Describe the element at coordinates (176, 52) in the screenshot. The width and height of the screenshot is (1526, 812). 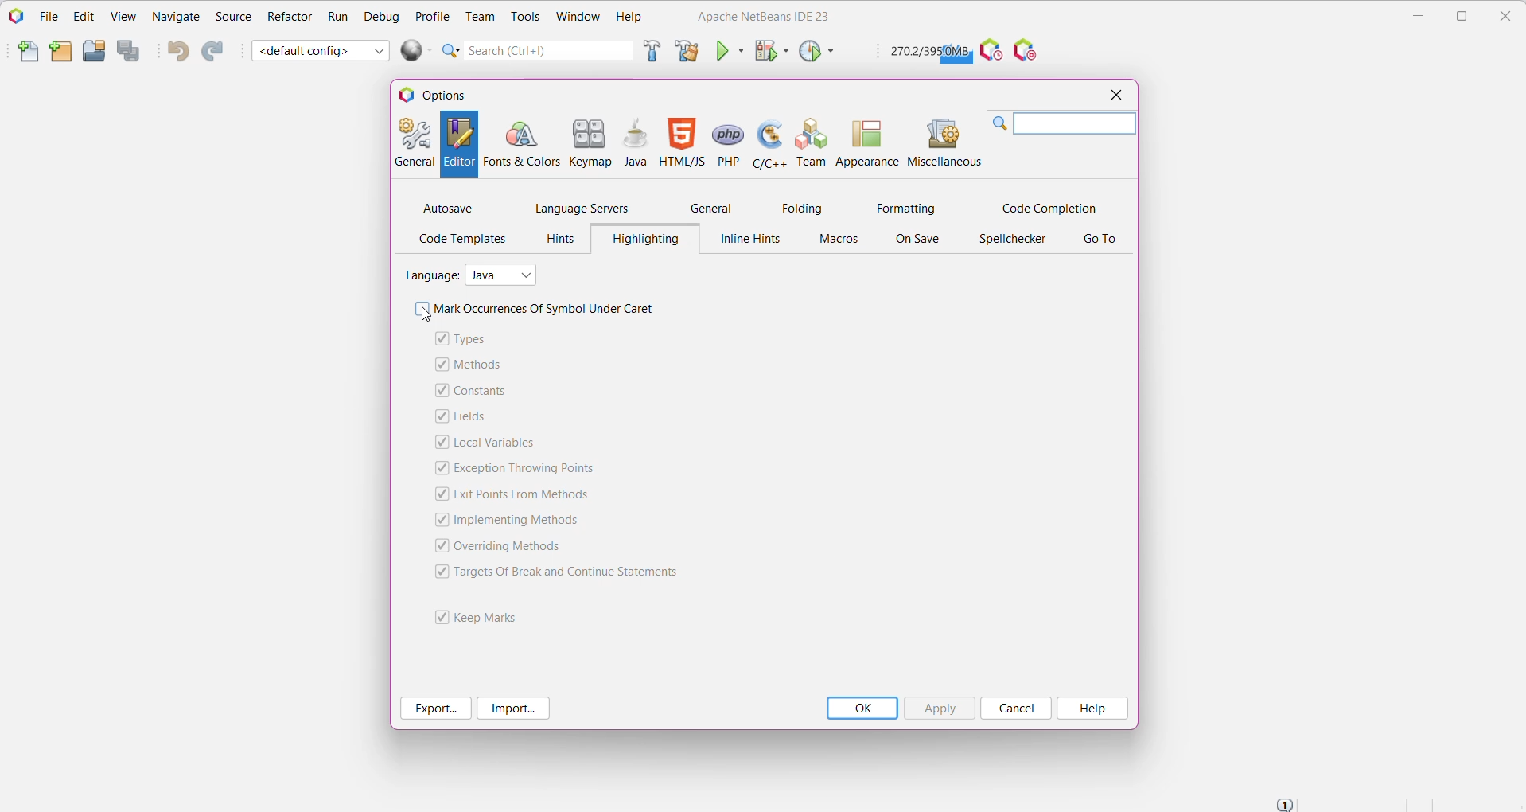
I see `Undo` at that location.